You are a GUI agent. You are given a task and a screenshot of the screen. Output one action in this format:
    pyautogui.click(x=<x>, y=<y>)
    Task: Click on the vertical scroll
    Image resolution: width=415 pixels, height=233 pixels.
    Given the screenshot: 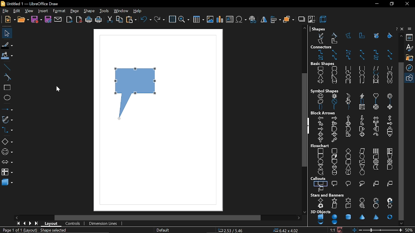 What is the action you would take?
    pyautogui.click(x=334, y=206)
    